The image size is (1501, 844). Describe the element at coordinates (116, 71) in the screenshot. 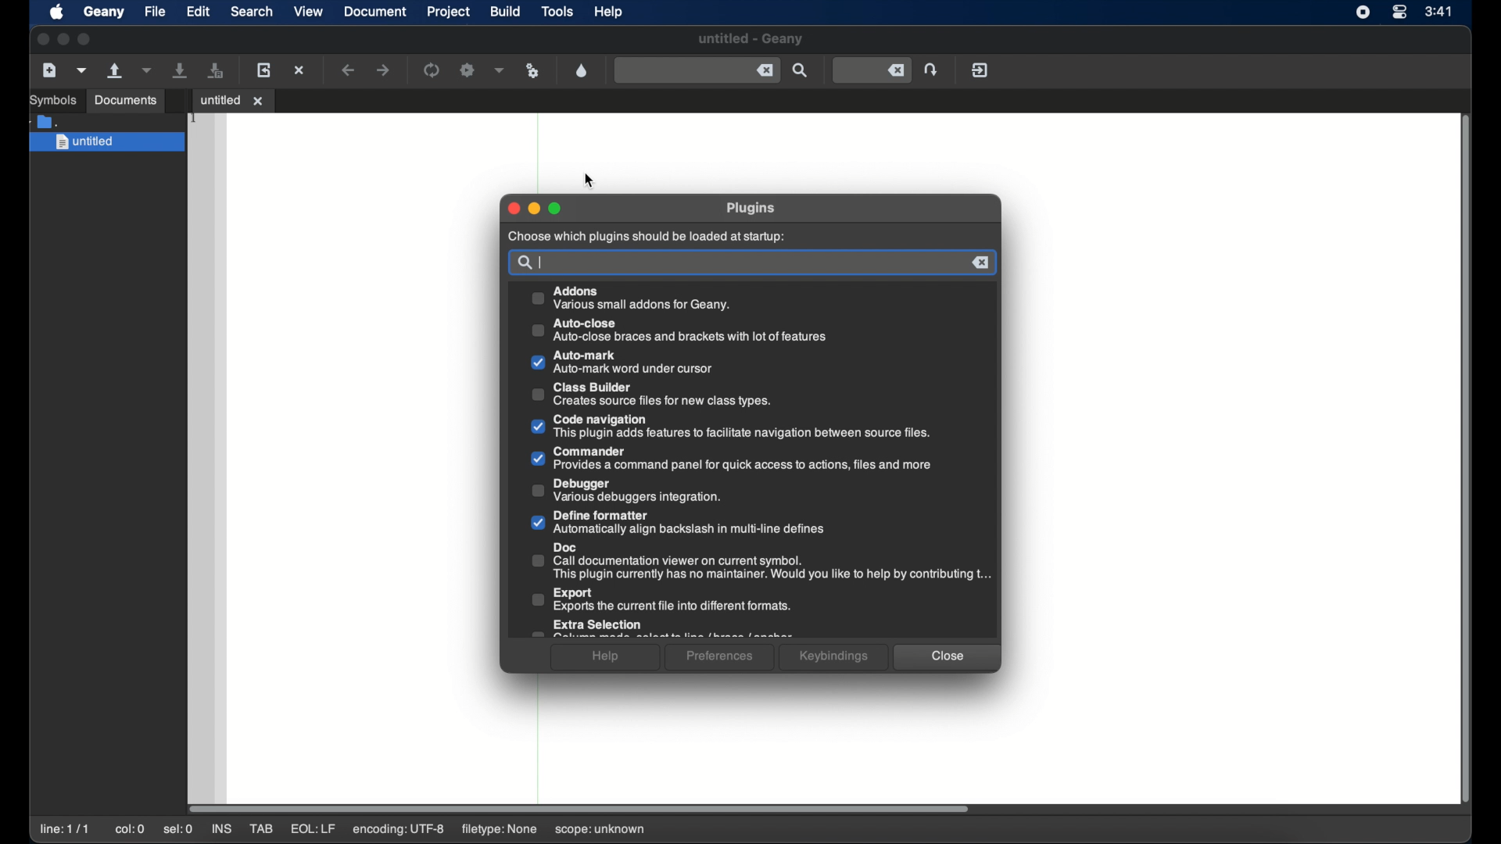

I see `open an existing file` at that location.